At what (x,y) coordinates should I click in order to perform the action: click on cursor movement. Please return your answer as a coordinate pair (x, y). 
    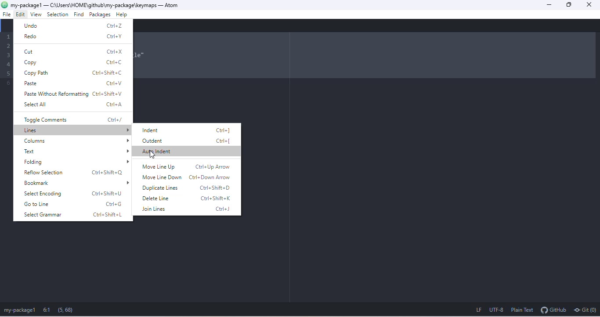
    Looking at the image, I should click on (151, 155).